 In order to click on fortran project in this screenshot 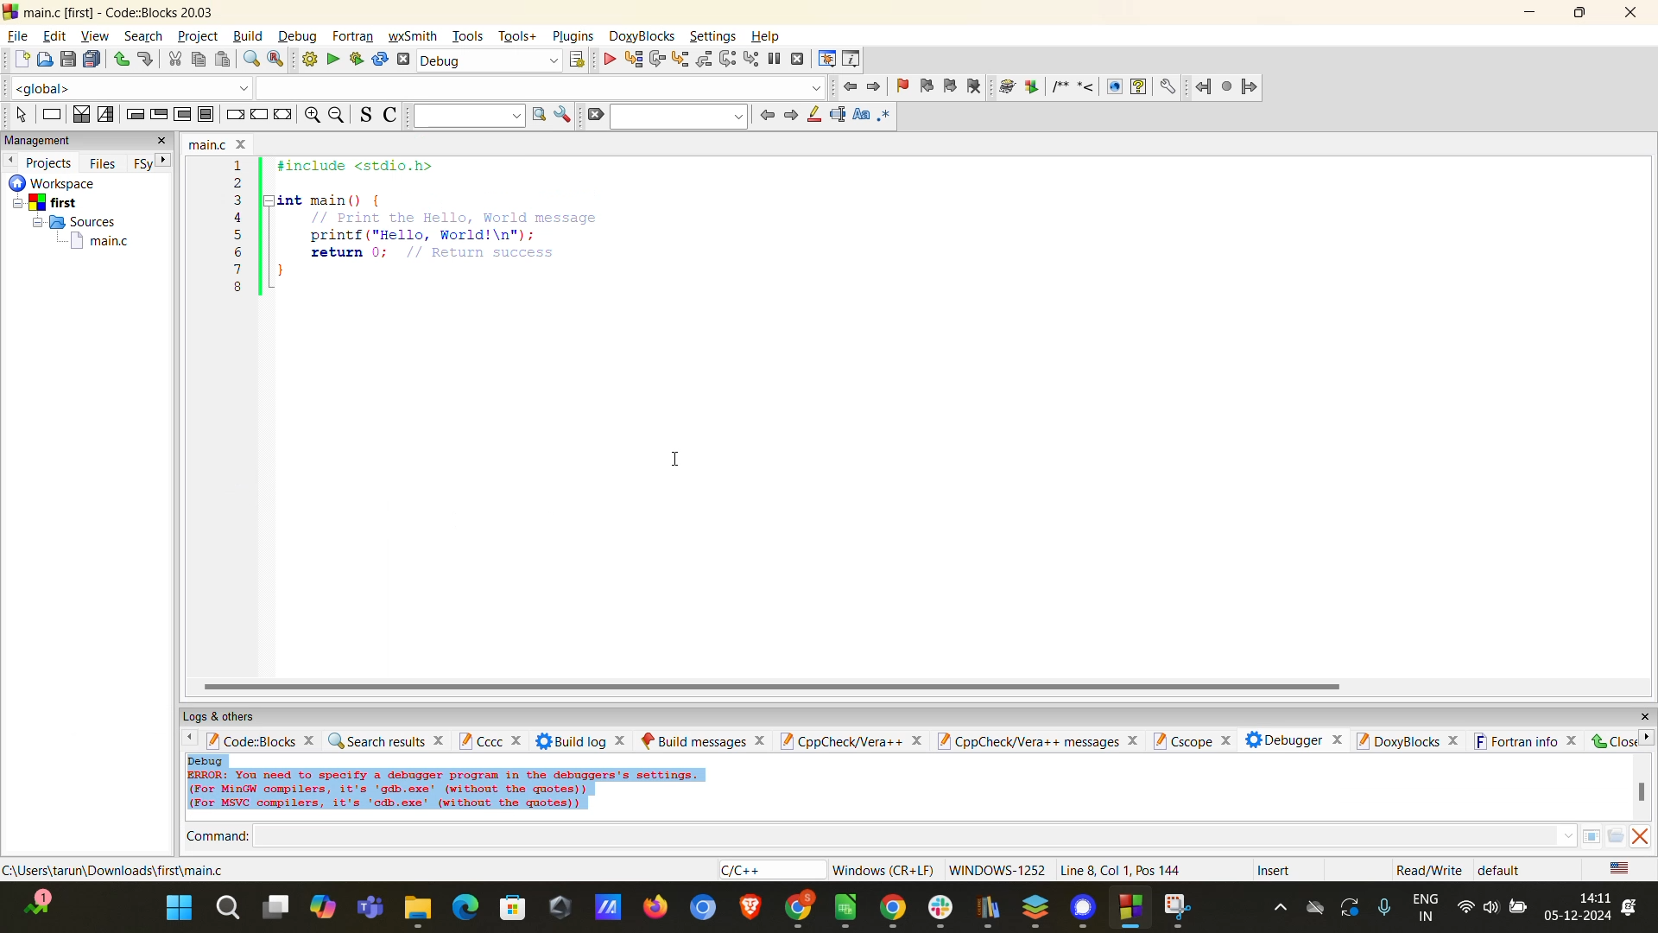, I will do `click(1228, 86)`.